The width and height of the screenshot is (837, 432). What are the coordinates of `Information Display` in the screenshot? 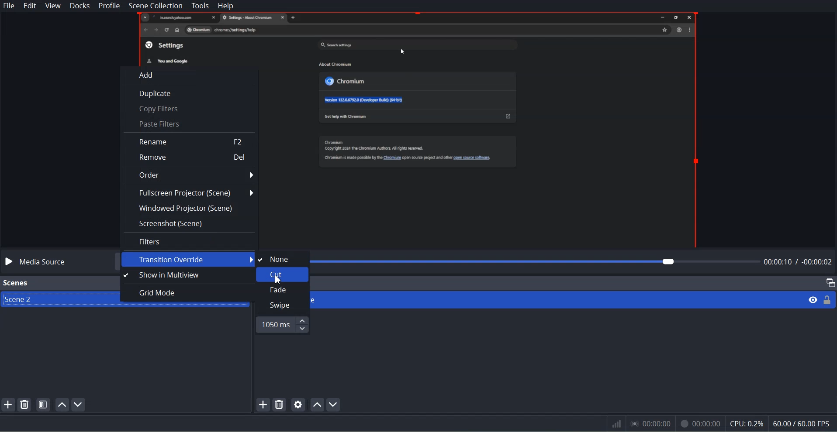 It's located at (716, 424).